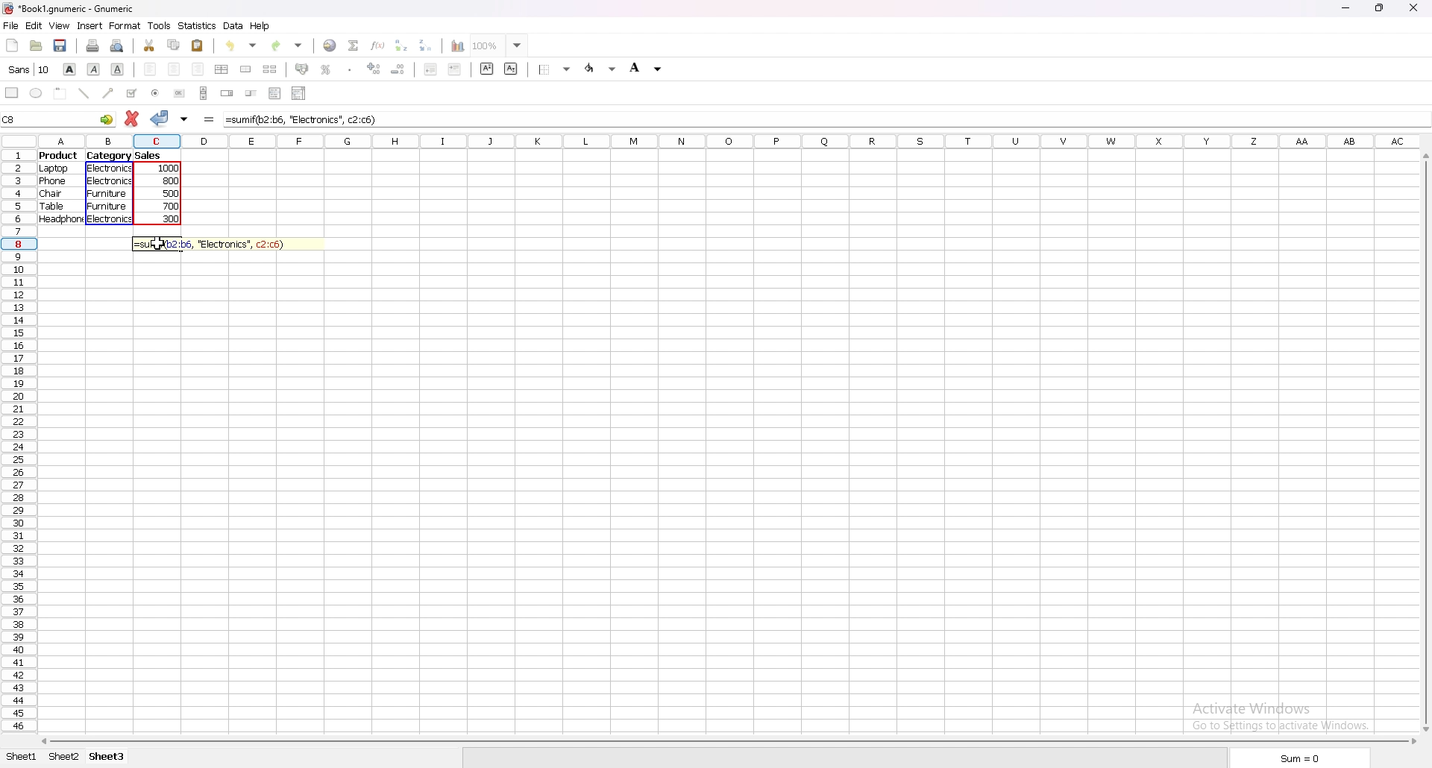 Image resolution: width=1432 pixels, height=768 pixels. I want to click on sort descending, so click(425, 45).